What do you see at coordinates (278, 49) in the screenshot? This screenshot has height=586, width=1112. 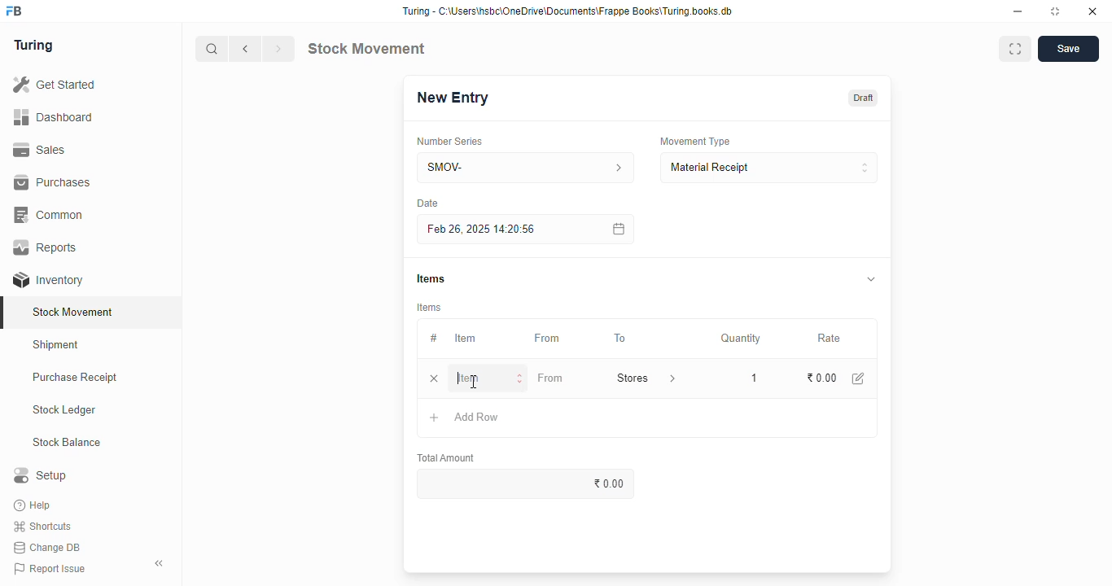 I see `next` at bounding box center [278, 49].